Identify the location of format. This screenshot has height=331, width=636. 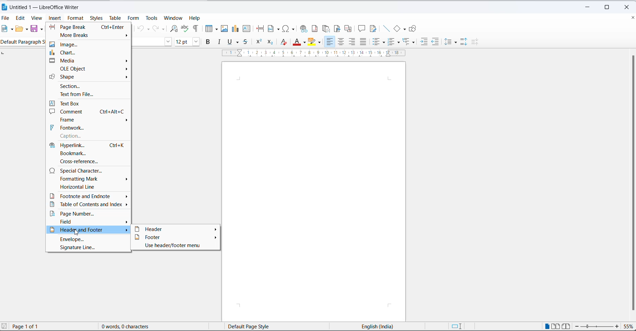
(75, 18).